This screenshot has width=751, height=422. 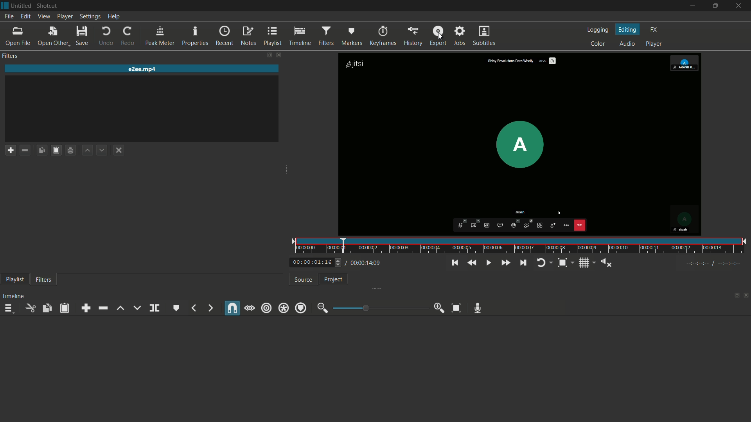 What do you see at coordinates (562, 263) in the screenshot?
I see `toggle zoom` at bounding box center [562, 263].